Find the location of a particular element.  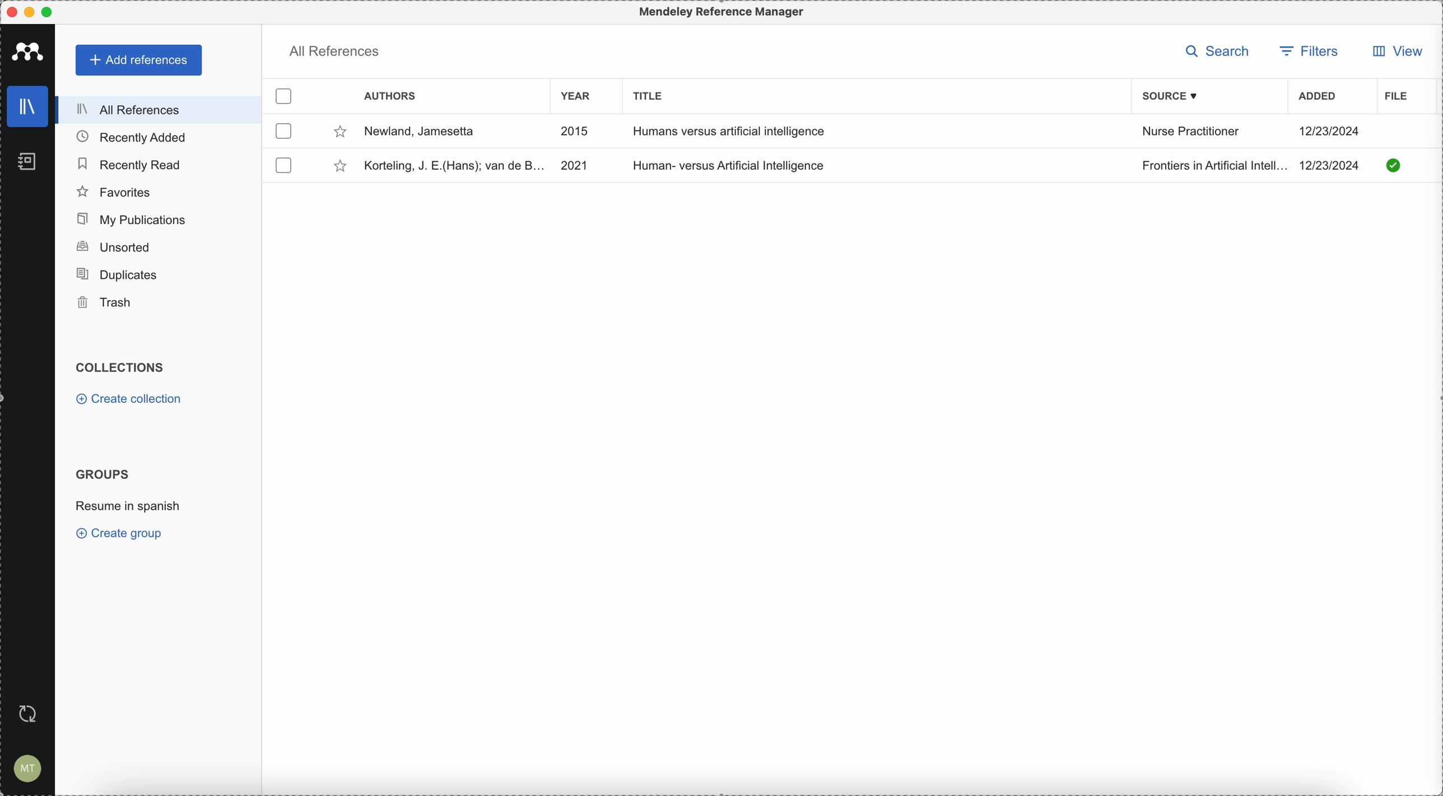

Korteling, J. E. (Hans); van de B... is located at coordinates (450, 165).